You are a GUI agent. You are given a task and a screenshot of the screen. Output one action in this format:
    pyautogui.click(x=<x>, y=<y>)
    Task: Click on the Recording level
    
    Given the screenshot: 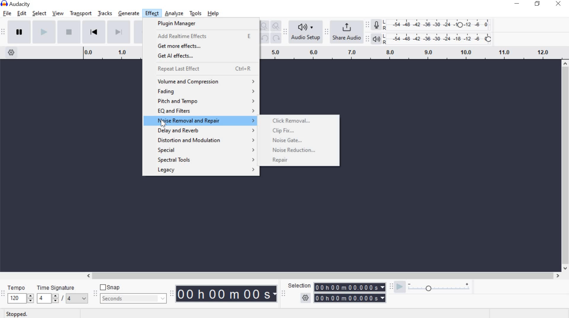 What is the action you would take?
    pyautogui.click(x=439, y=24)
    